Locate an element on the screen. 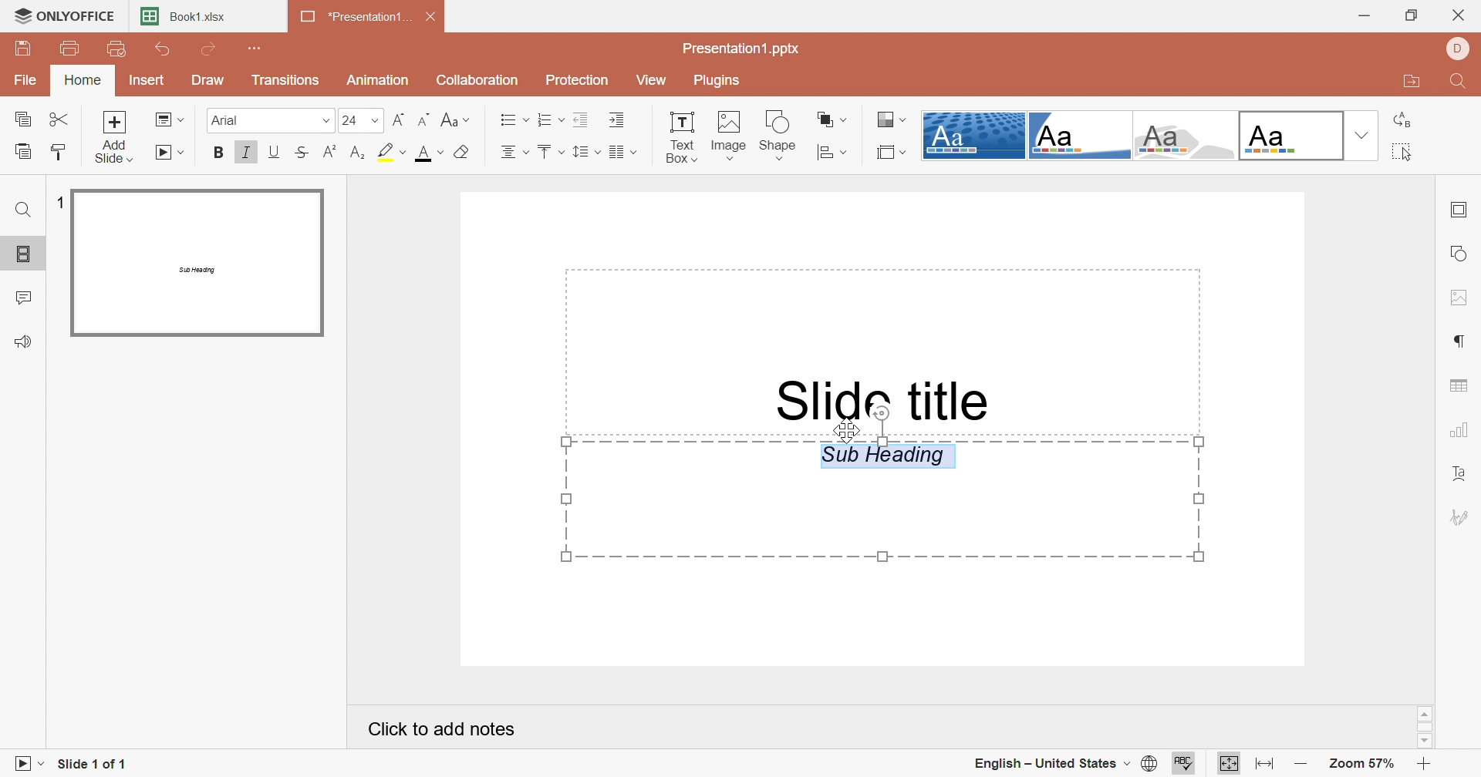  Highlight color is located at coordinates (391, 152).